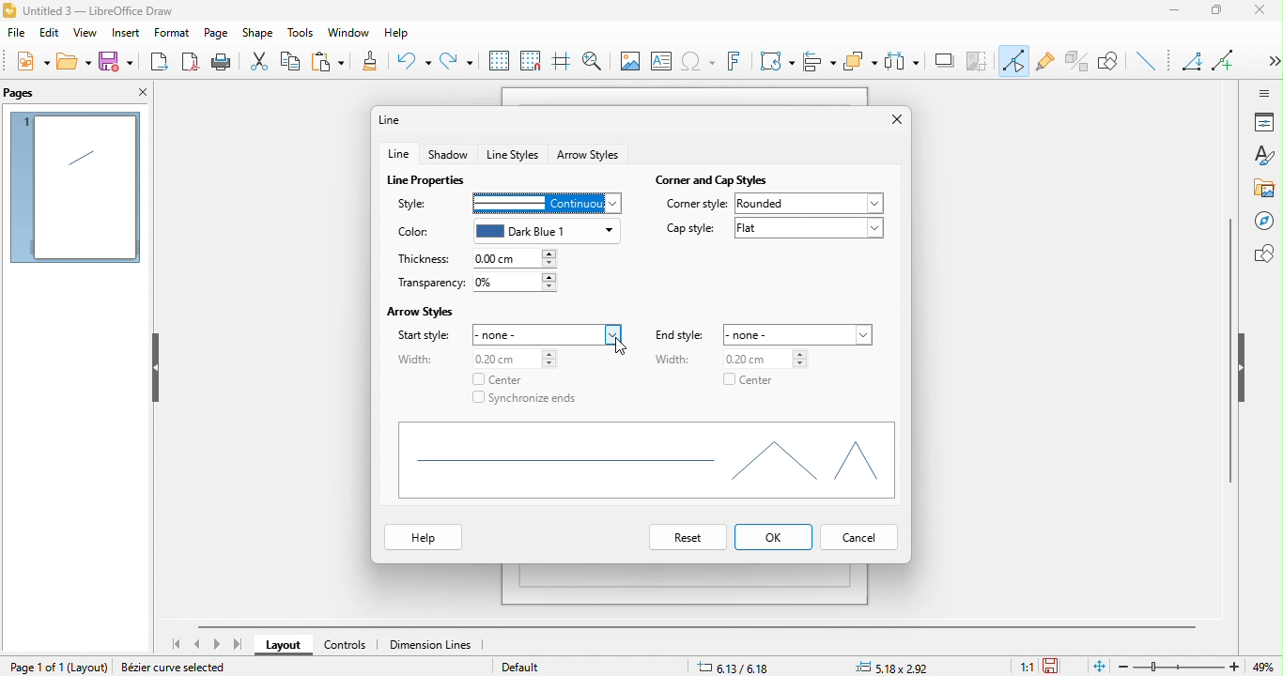 The image size is (1283, 676). What do you see at coordinates (1263, 157) in the screenshot?
I see `styles` at bounding box center [1263, 157].